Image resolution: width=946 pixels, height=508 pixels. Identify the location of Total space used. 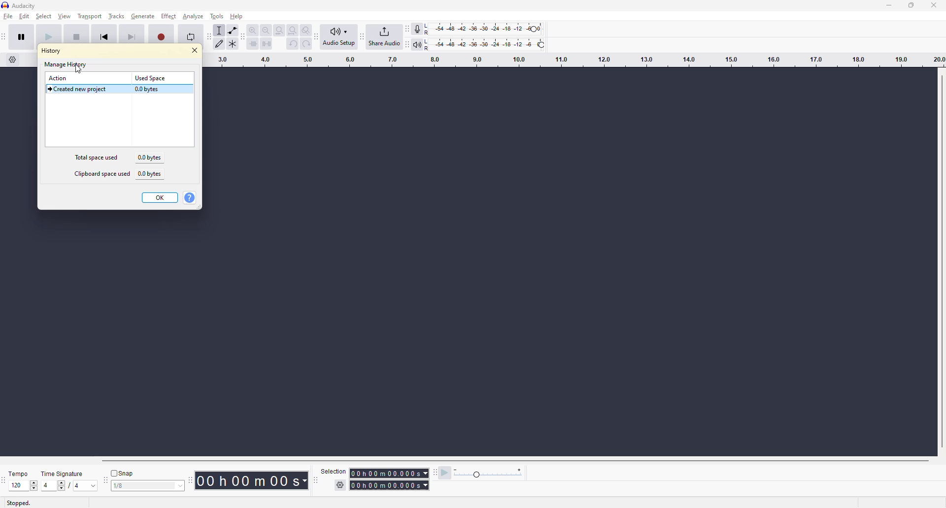
(98, 158).